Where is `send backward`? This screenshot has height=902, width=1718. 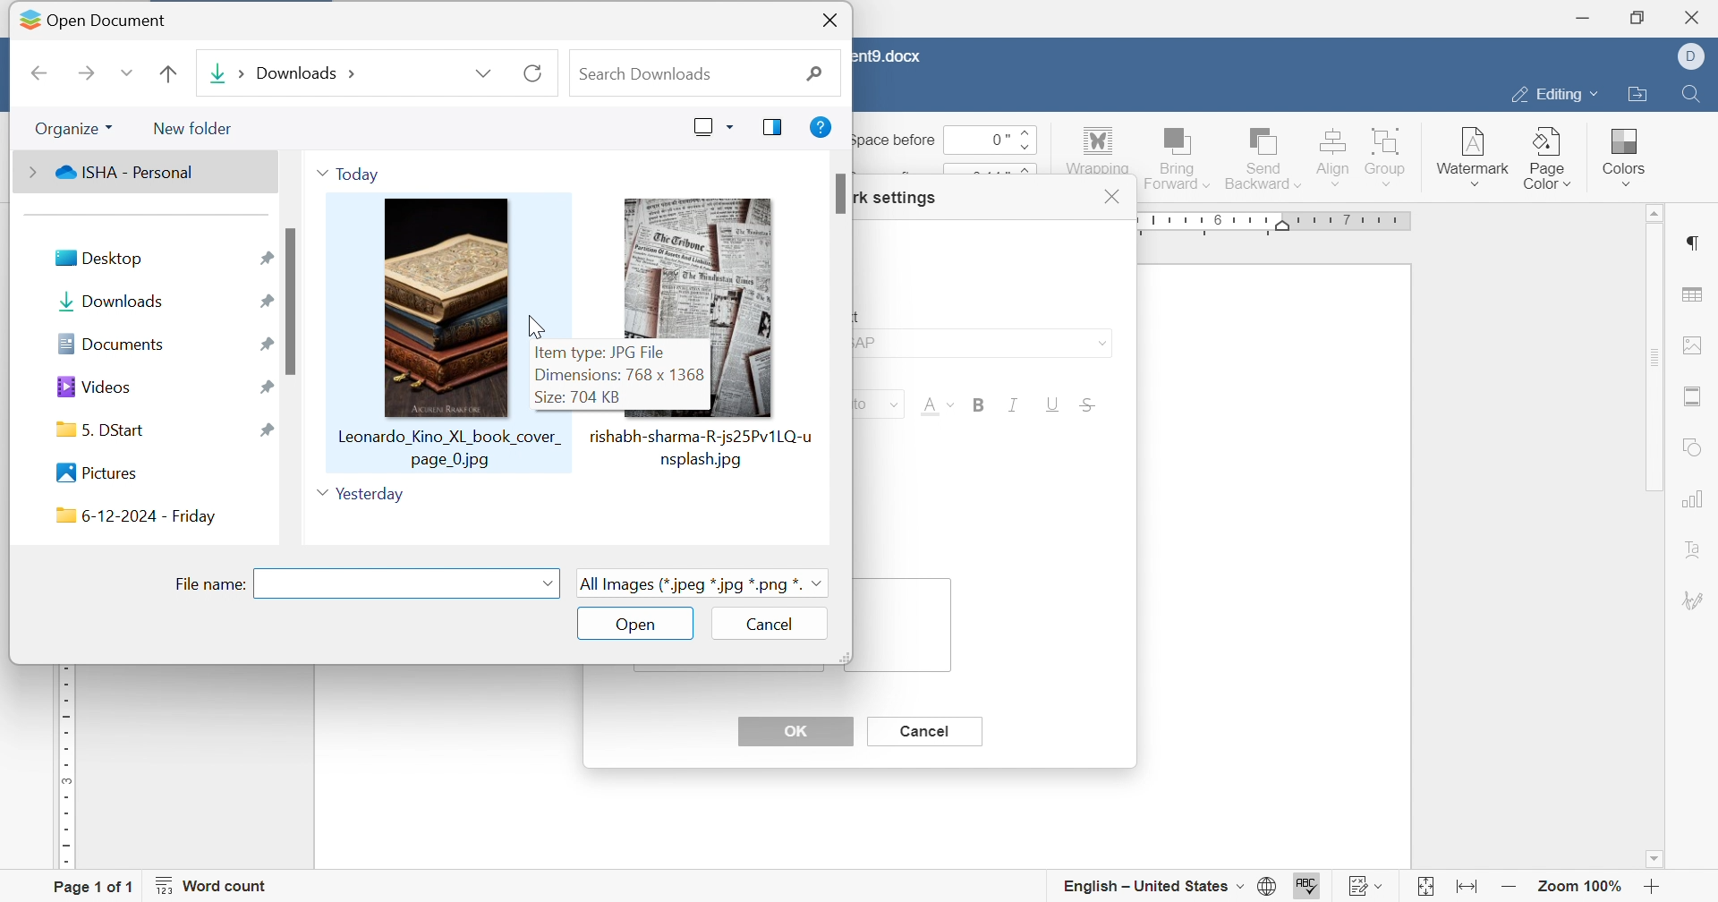
send backward is located at coordinates (1264, 156).